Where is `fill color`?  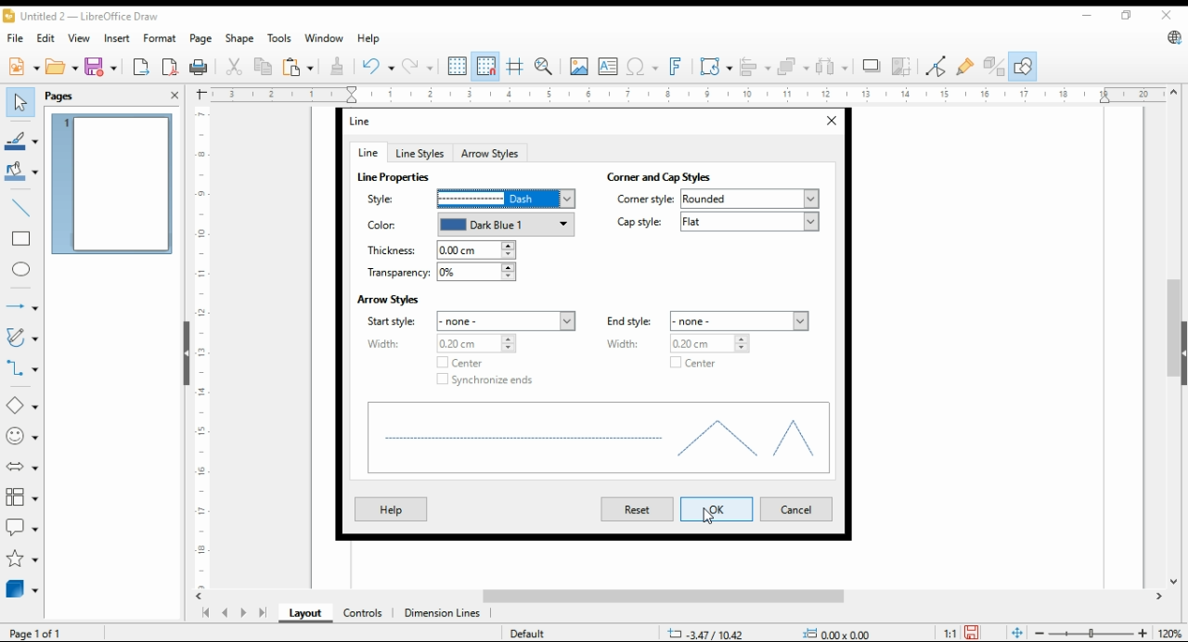
fill color is located at coordinates (21, 170).